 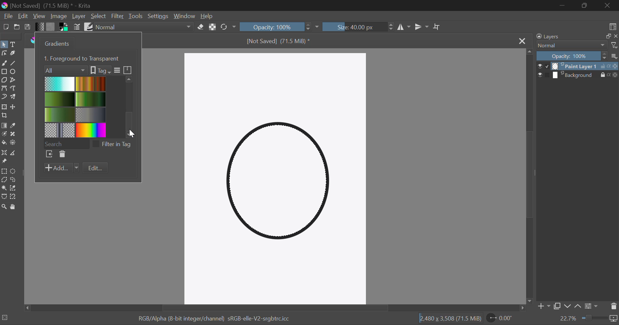 I want to click on Move layer up, so click(x=577, y=306).